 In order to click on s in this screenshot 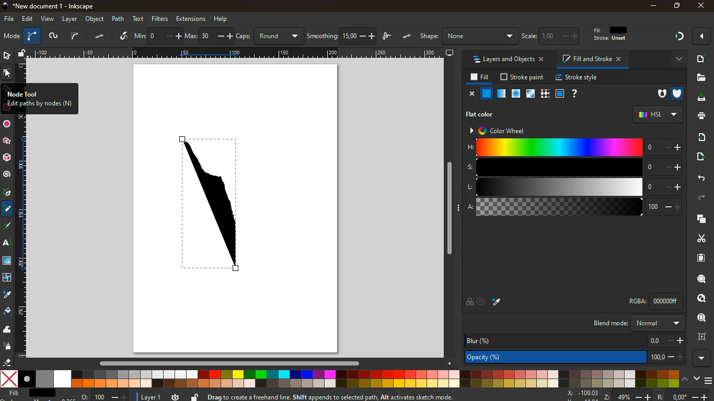, I will do `click(573, 167)`.